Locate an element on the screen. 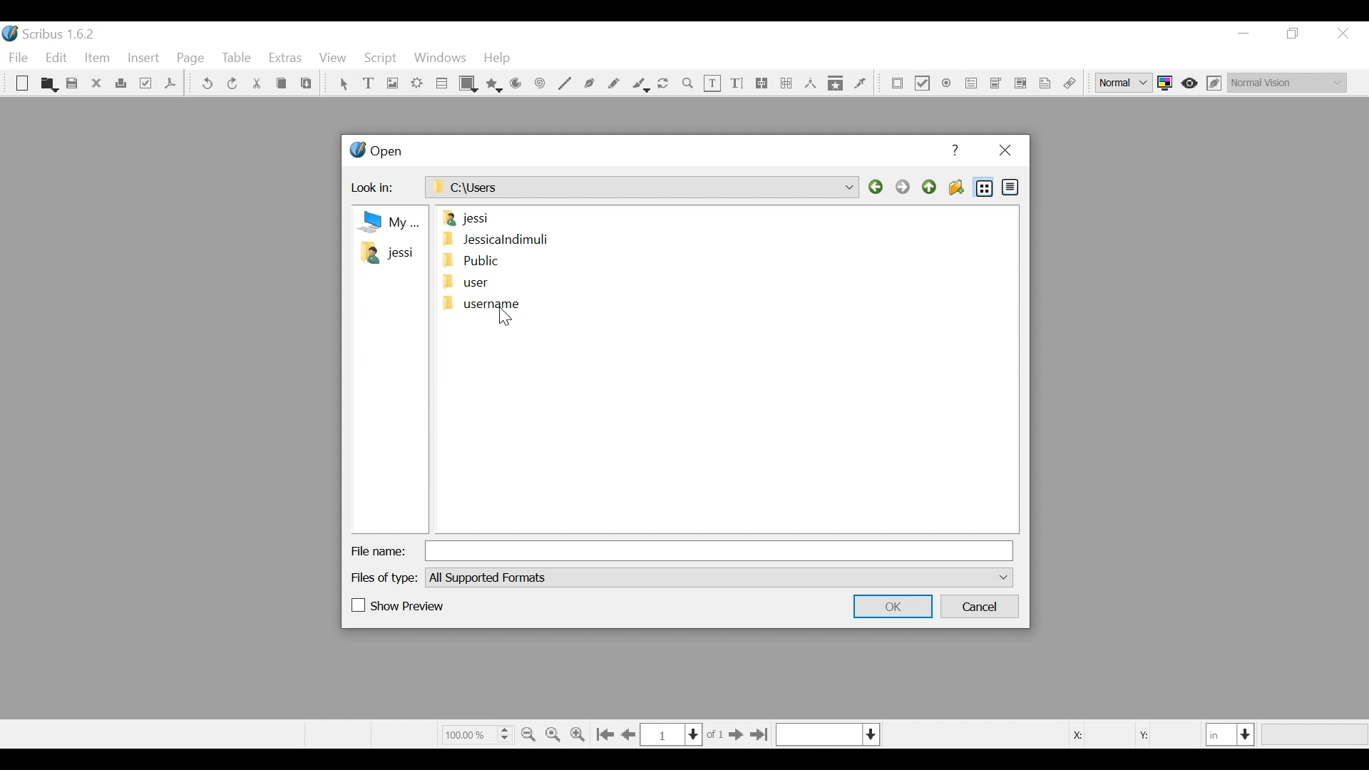 The height and width of the screenshot is (770, 1369). Go to first Page is located at coordinates (607, 734).